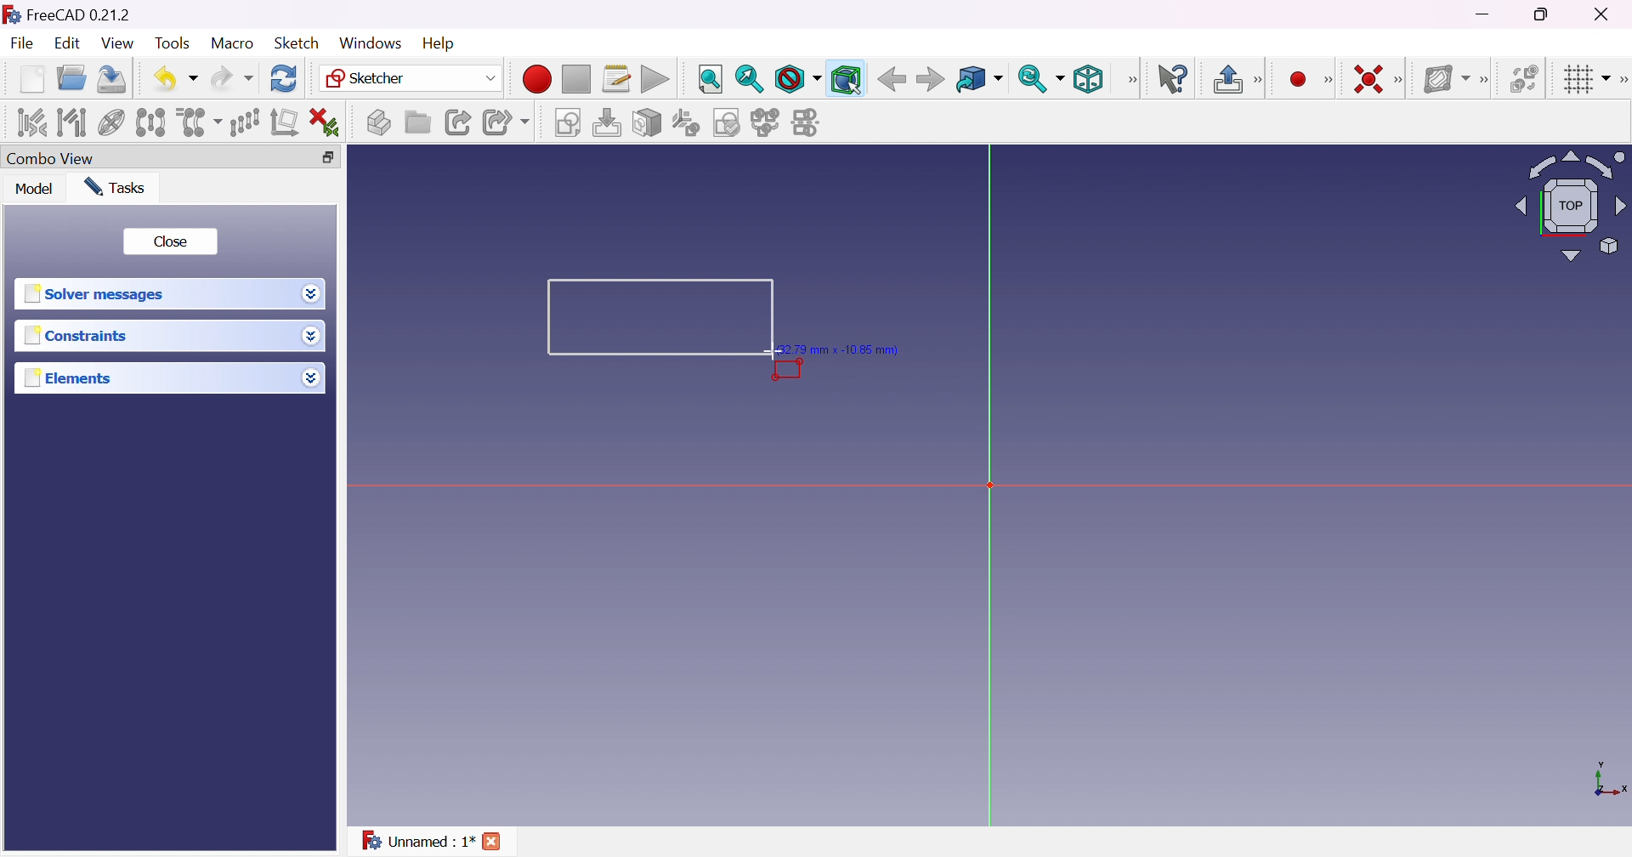  I want to click on Drop down, so click(312, 293).